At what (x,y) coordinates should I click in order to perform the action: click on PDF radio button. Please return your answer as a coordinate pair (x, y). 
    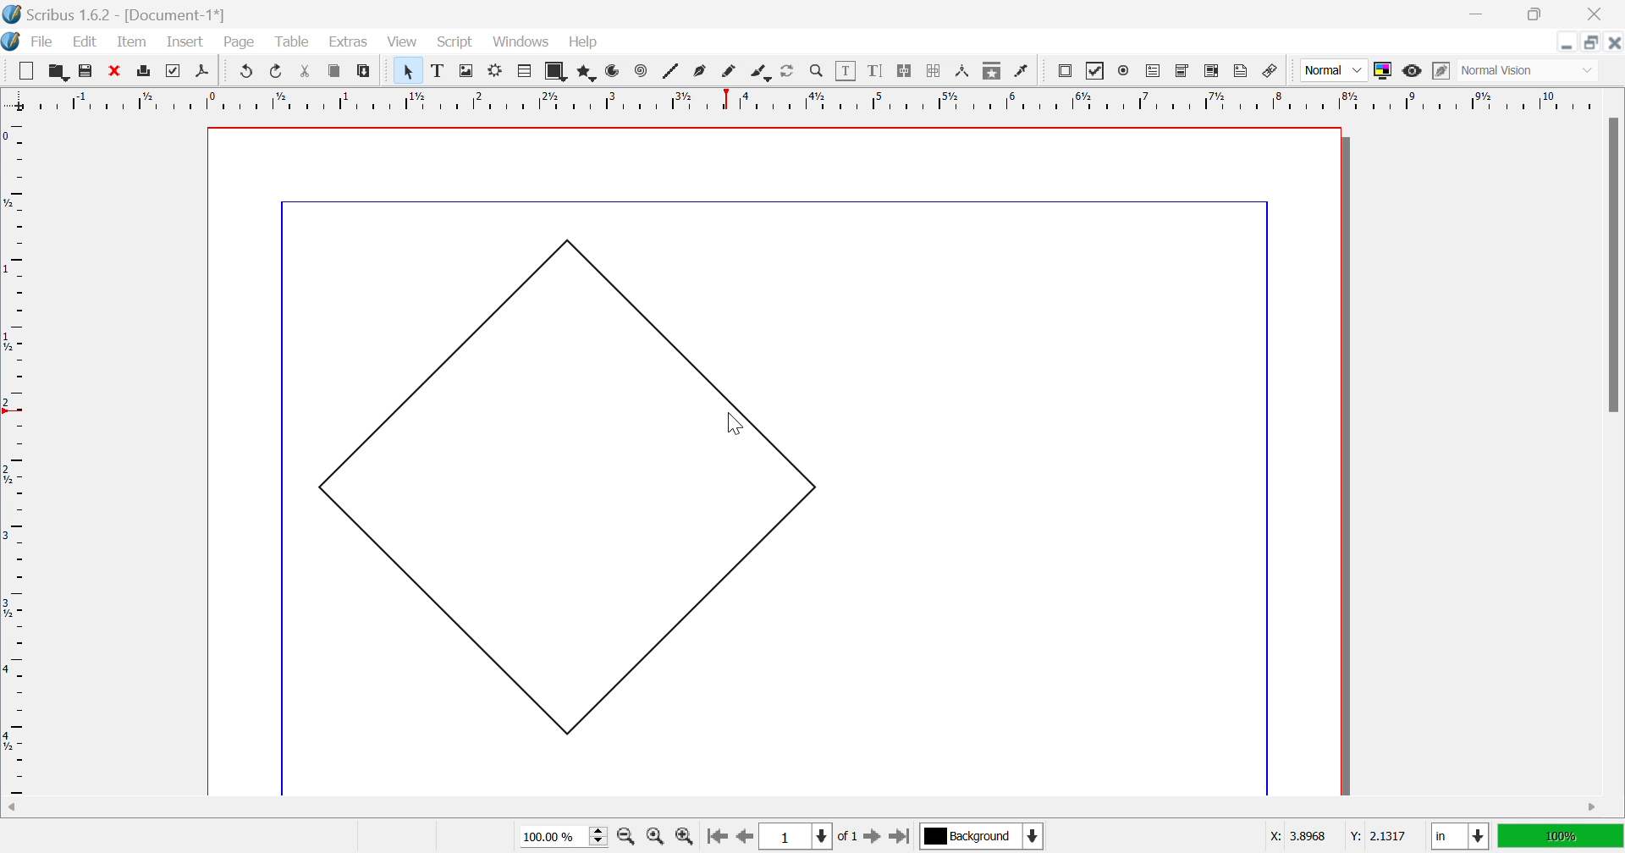
    Looking at the image, I should click on (1126, 69).